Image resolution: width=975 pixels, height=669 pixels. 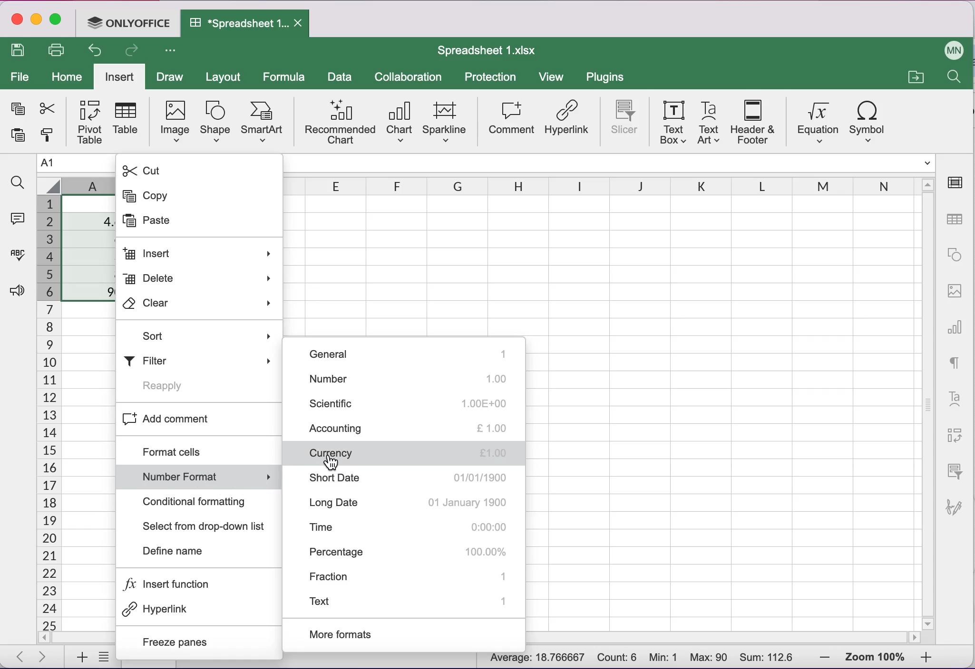 What do you see at coordinates (409, 601) in the screenshot?
I see `text` at bounding box center [409, 601].